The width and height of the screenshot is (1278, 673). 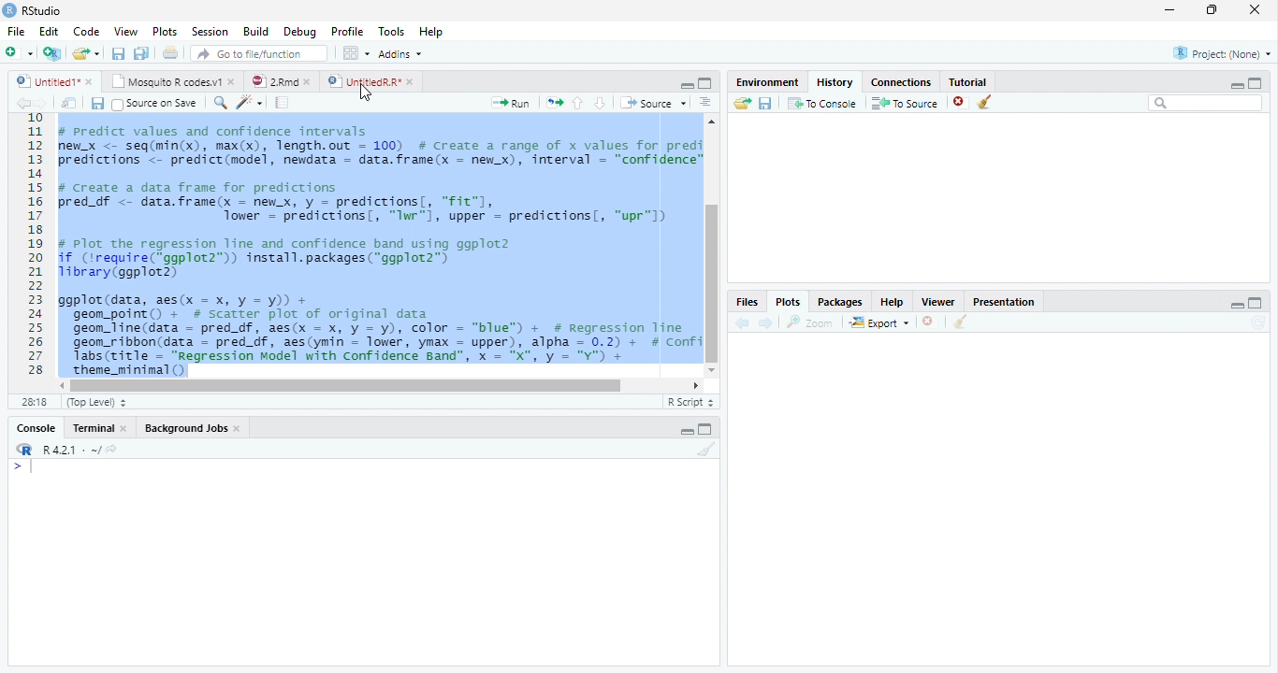 I want to click on Cursor, so click(x=363, y=94).